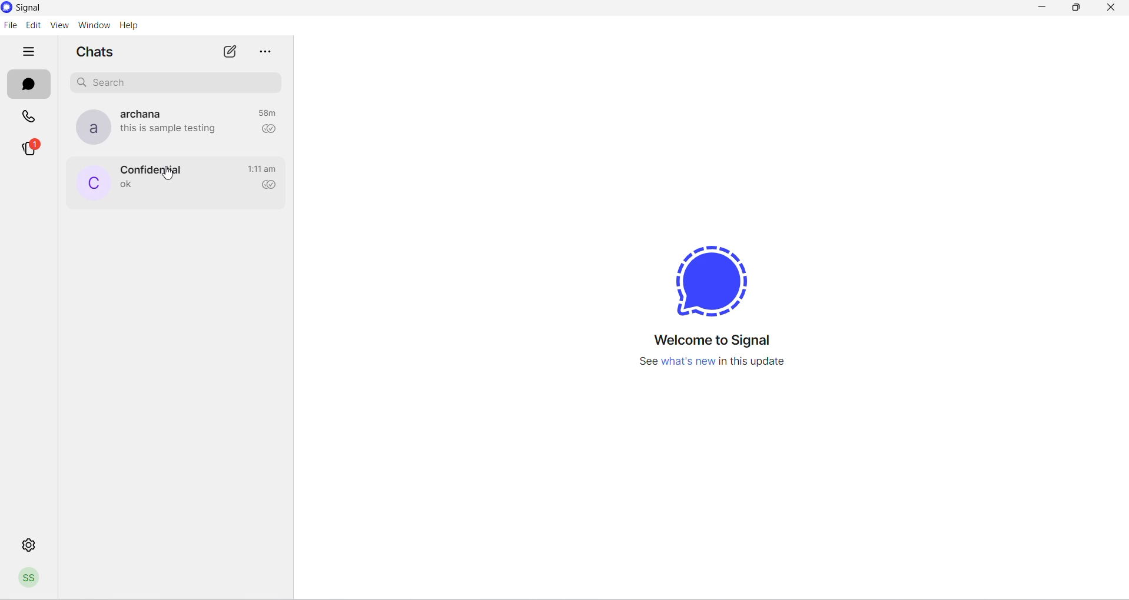 The image size is (1129, 600). I want to click on signal logo, so click(716, 275).